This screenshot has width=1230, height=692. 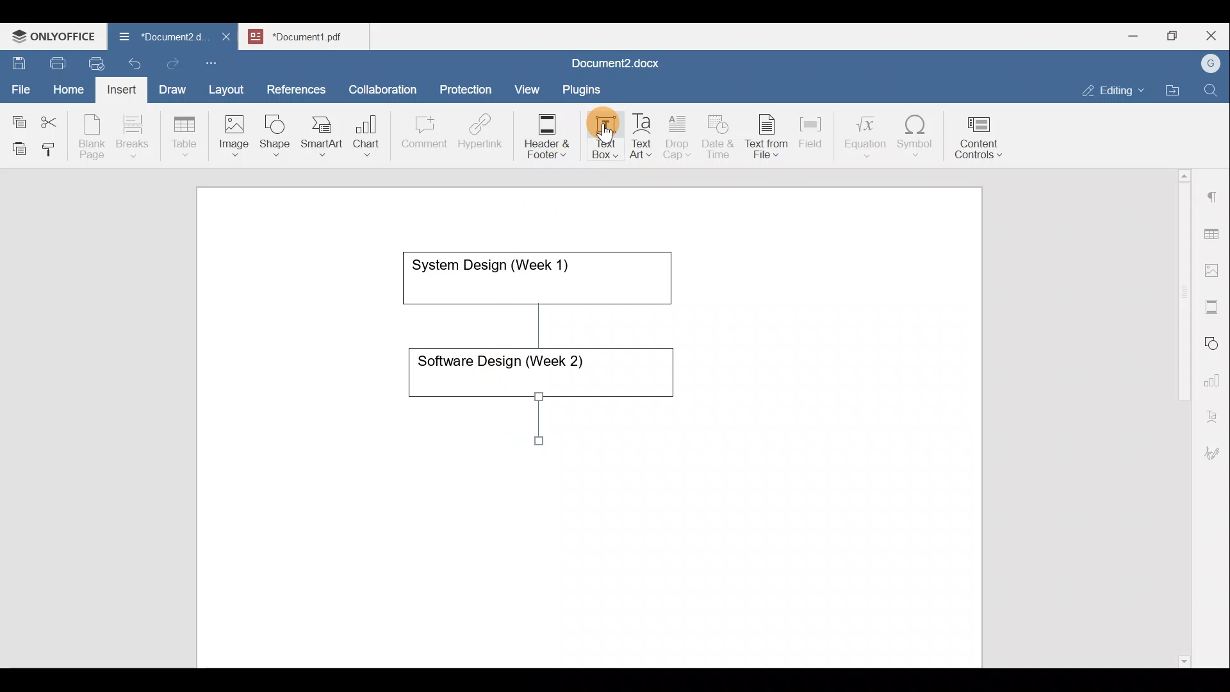 What do you see at coordinates (216, 61) in the screenshot?
I see `Customize quick access toolbar` at bounding box center [216, 61].